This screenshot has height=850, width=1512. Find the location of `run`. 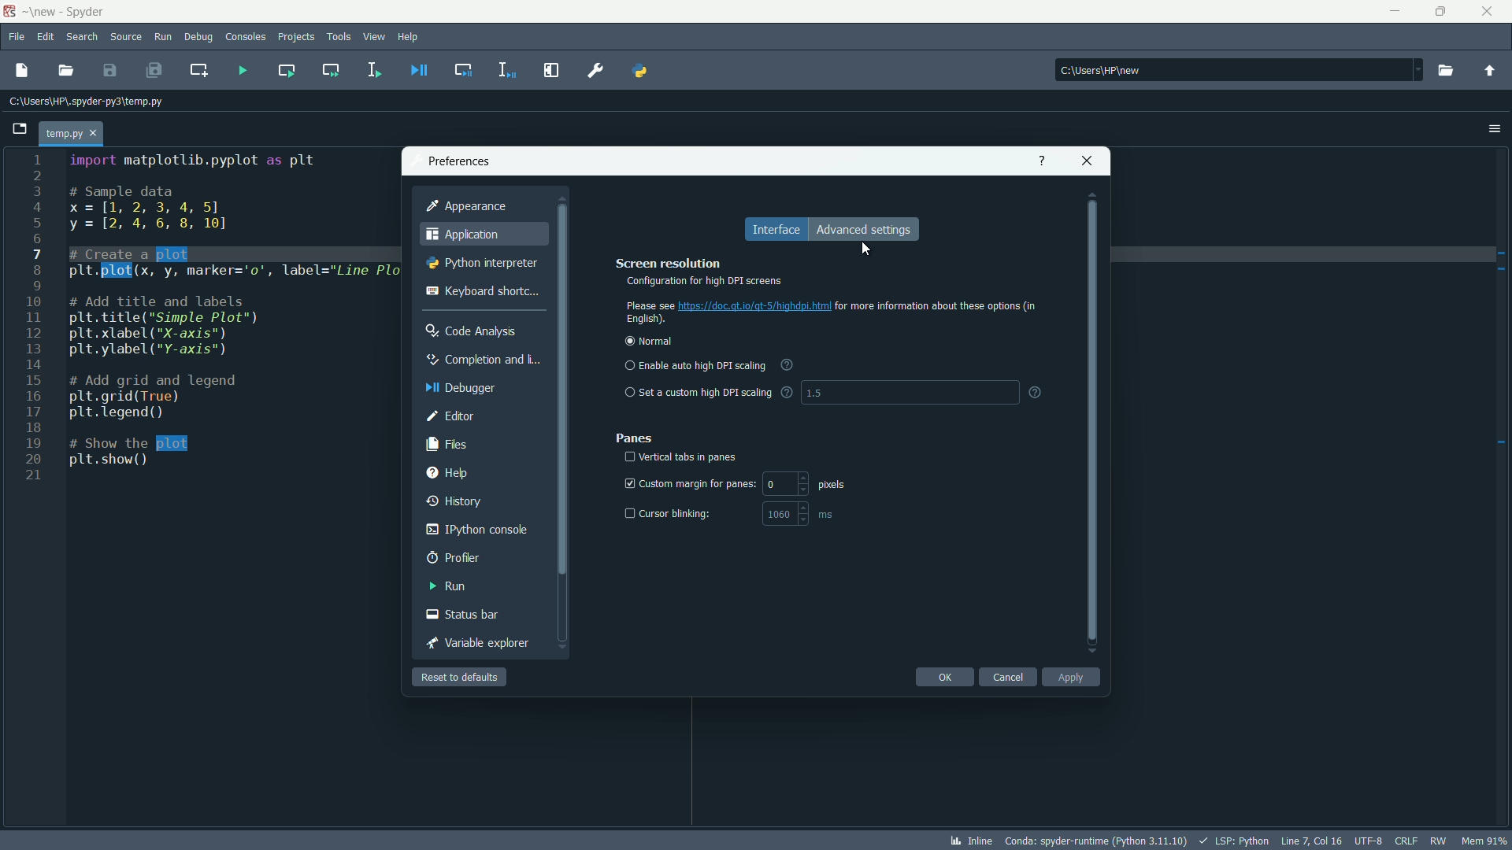

run is located at coordinates (447, 586).